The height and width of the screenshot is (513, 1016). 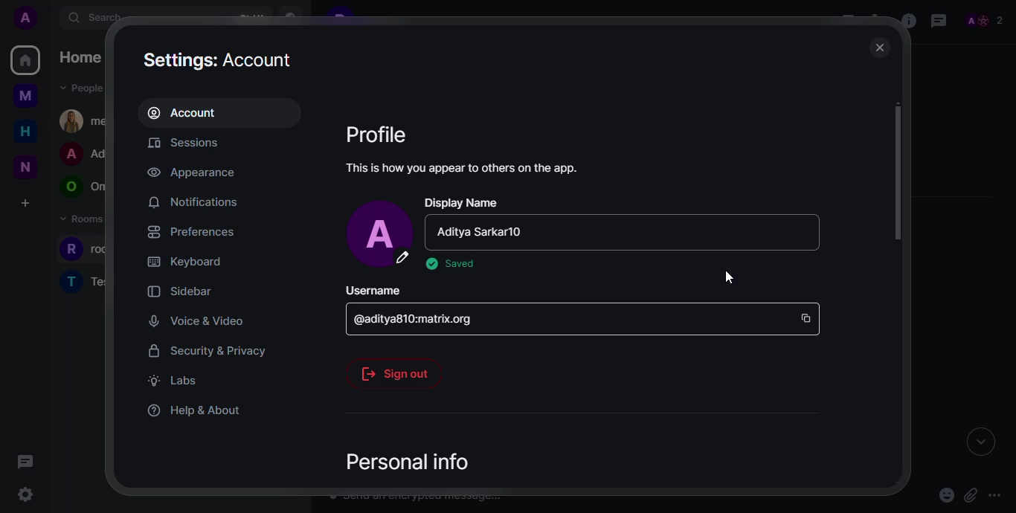 I want to click on close, so click(x=878, y=48).